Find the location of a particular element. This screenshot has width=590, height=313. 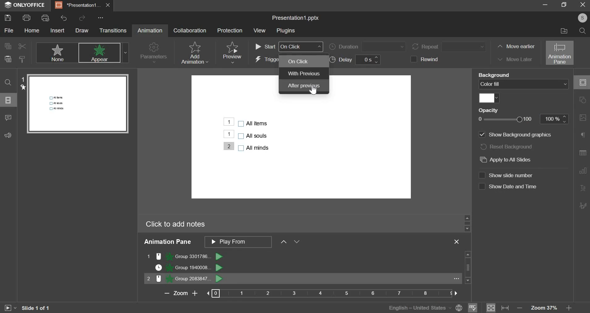

preview is located at coordinates (232, 52).